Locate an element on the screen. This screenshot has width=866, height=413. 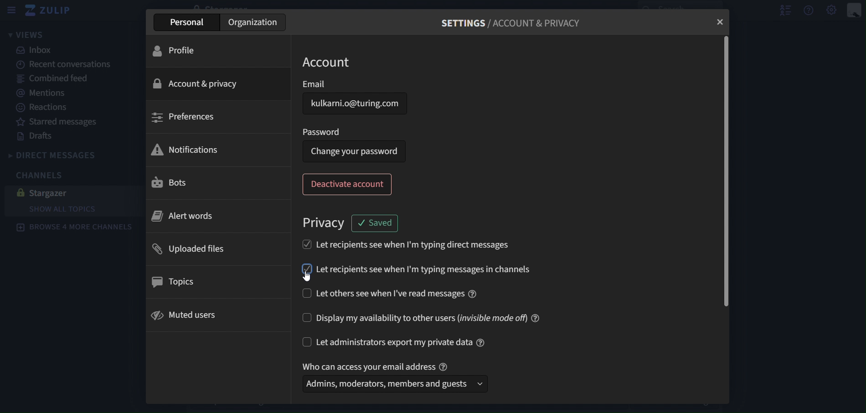
get help is located at coordinates (809, 10).